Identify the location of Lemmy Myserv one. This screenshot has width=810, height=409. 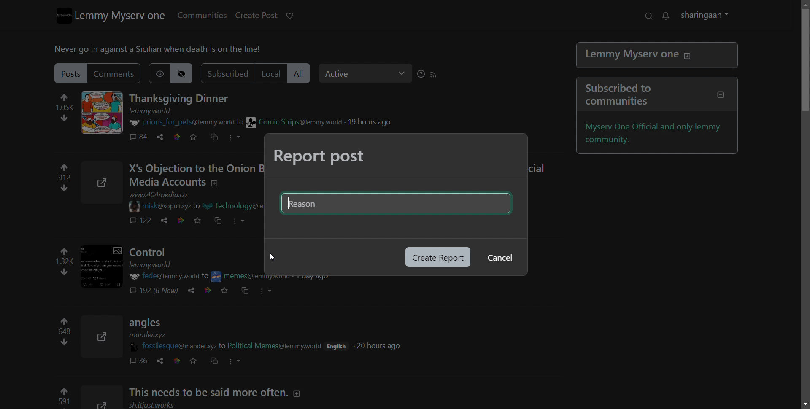
(658, 56).